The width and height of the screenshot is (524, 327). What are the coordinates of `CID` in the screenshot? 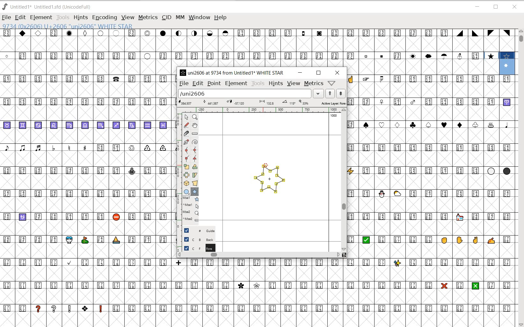 It's located at (166, 18).